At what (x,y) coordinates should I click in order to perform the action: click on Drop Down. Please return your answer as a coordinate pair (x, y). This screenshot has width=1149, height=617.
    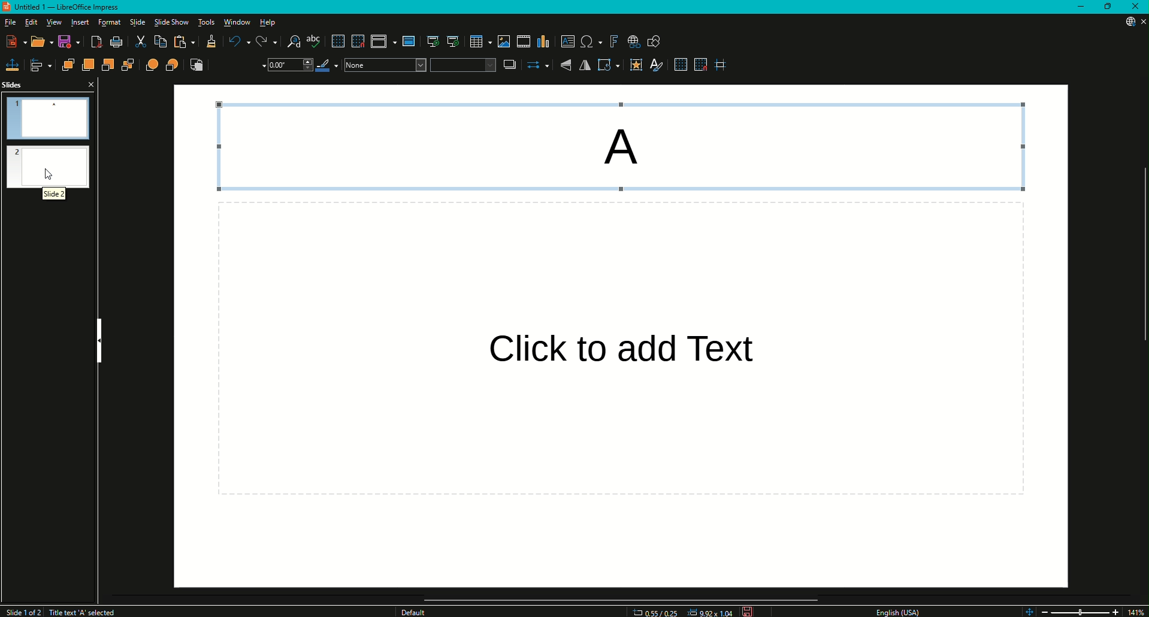
    Looking at the image, I should click on (288, 68).